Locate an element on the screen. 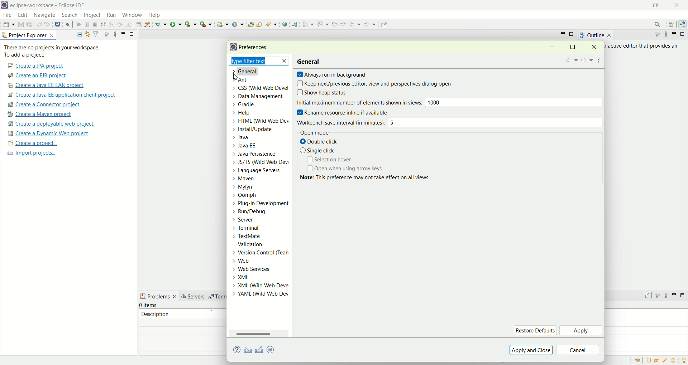  eclipse-workspace-Eclipse IDE is located at coordinates (47, 6).